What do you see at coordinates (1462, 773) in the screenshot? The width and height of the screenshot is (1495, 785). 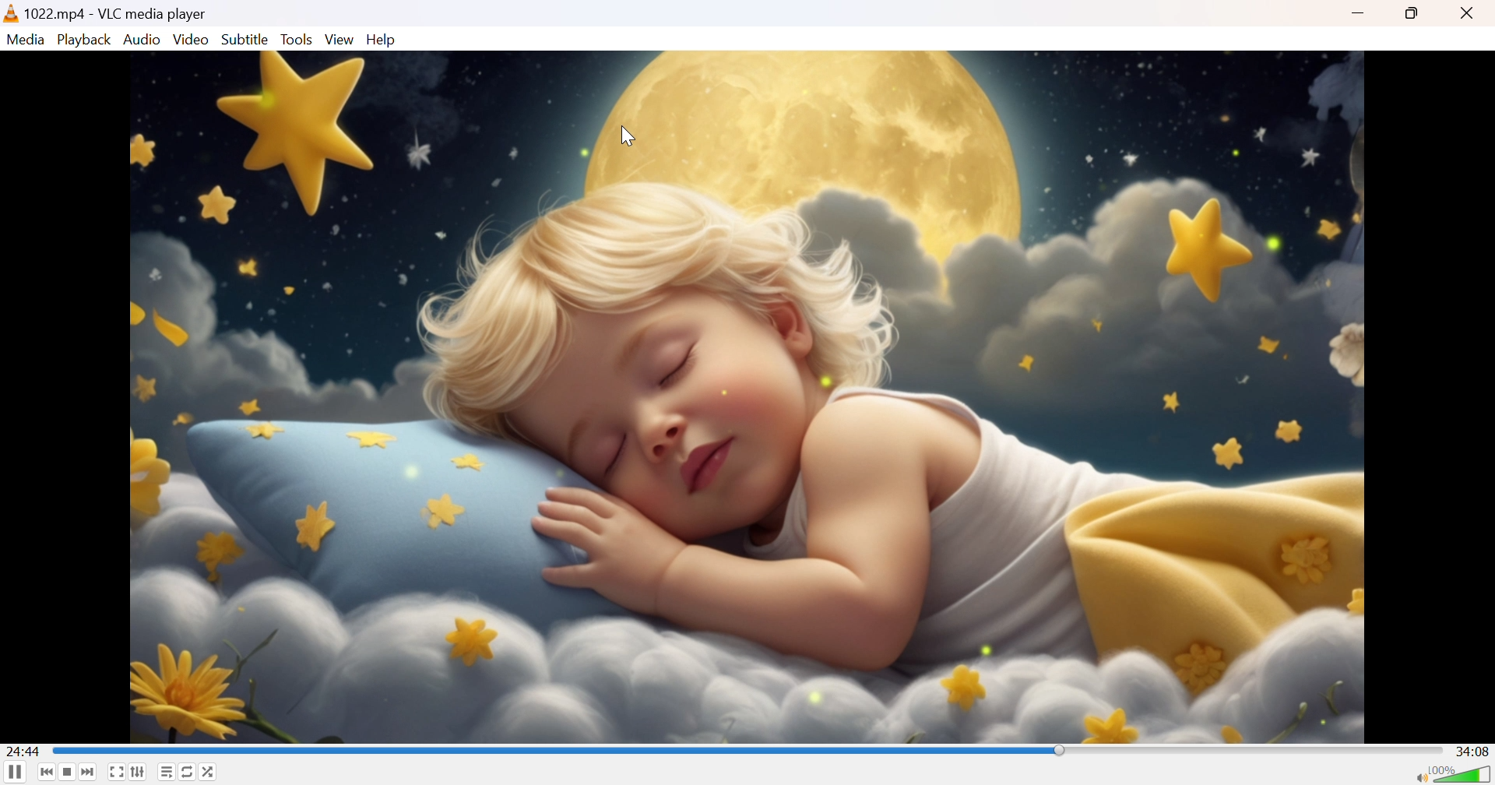 I see `Volume` at bounding box center [1462, 773].